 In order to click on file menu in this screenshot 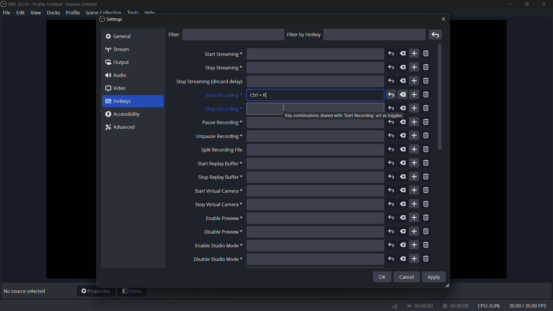, I will do `click(7, 13)`.